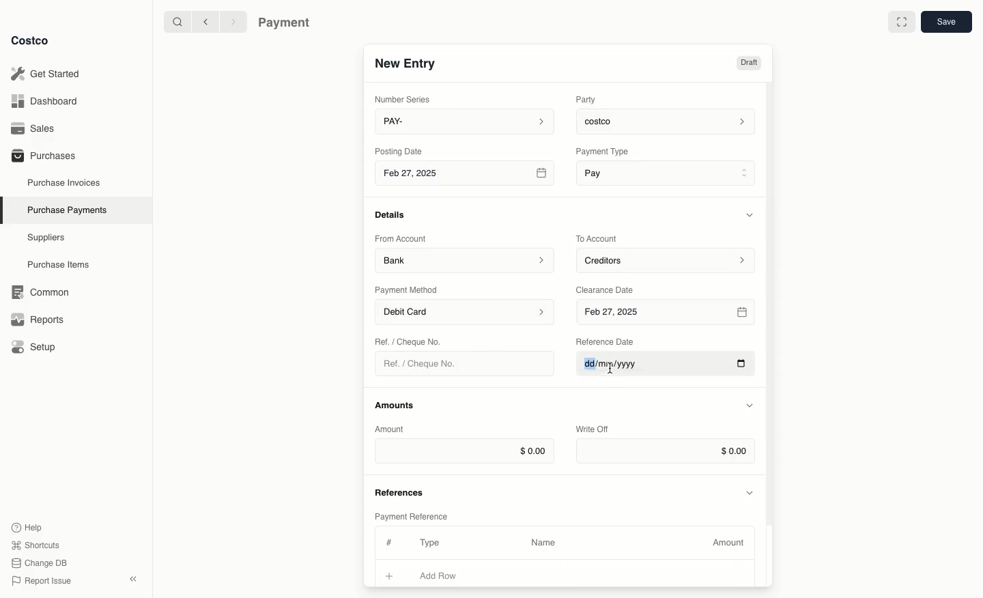  What do you see at coordinates (610, 289) in the screenshot?
I see `Clearance Date` at bounding box center [610, 289].